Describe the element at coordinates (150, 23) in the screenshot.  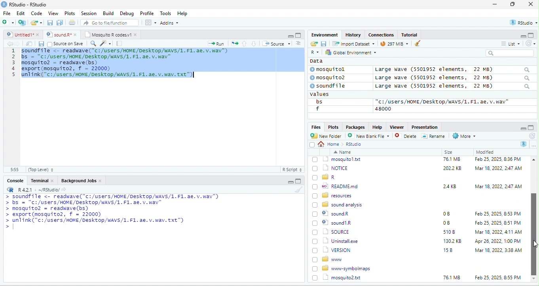
I see `view` at that location.